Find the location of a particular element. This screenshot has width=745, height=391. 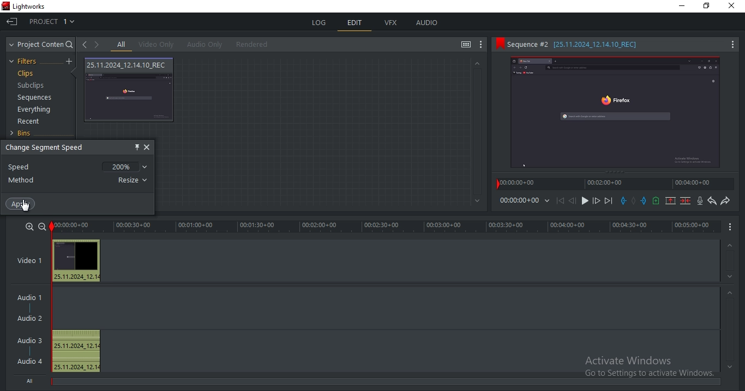

timeline is located at coordinates (386, 227).